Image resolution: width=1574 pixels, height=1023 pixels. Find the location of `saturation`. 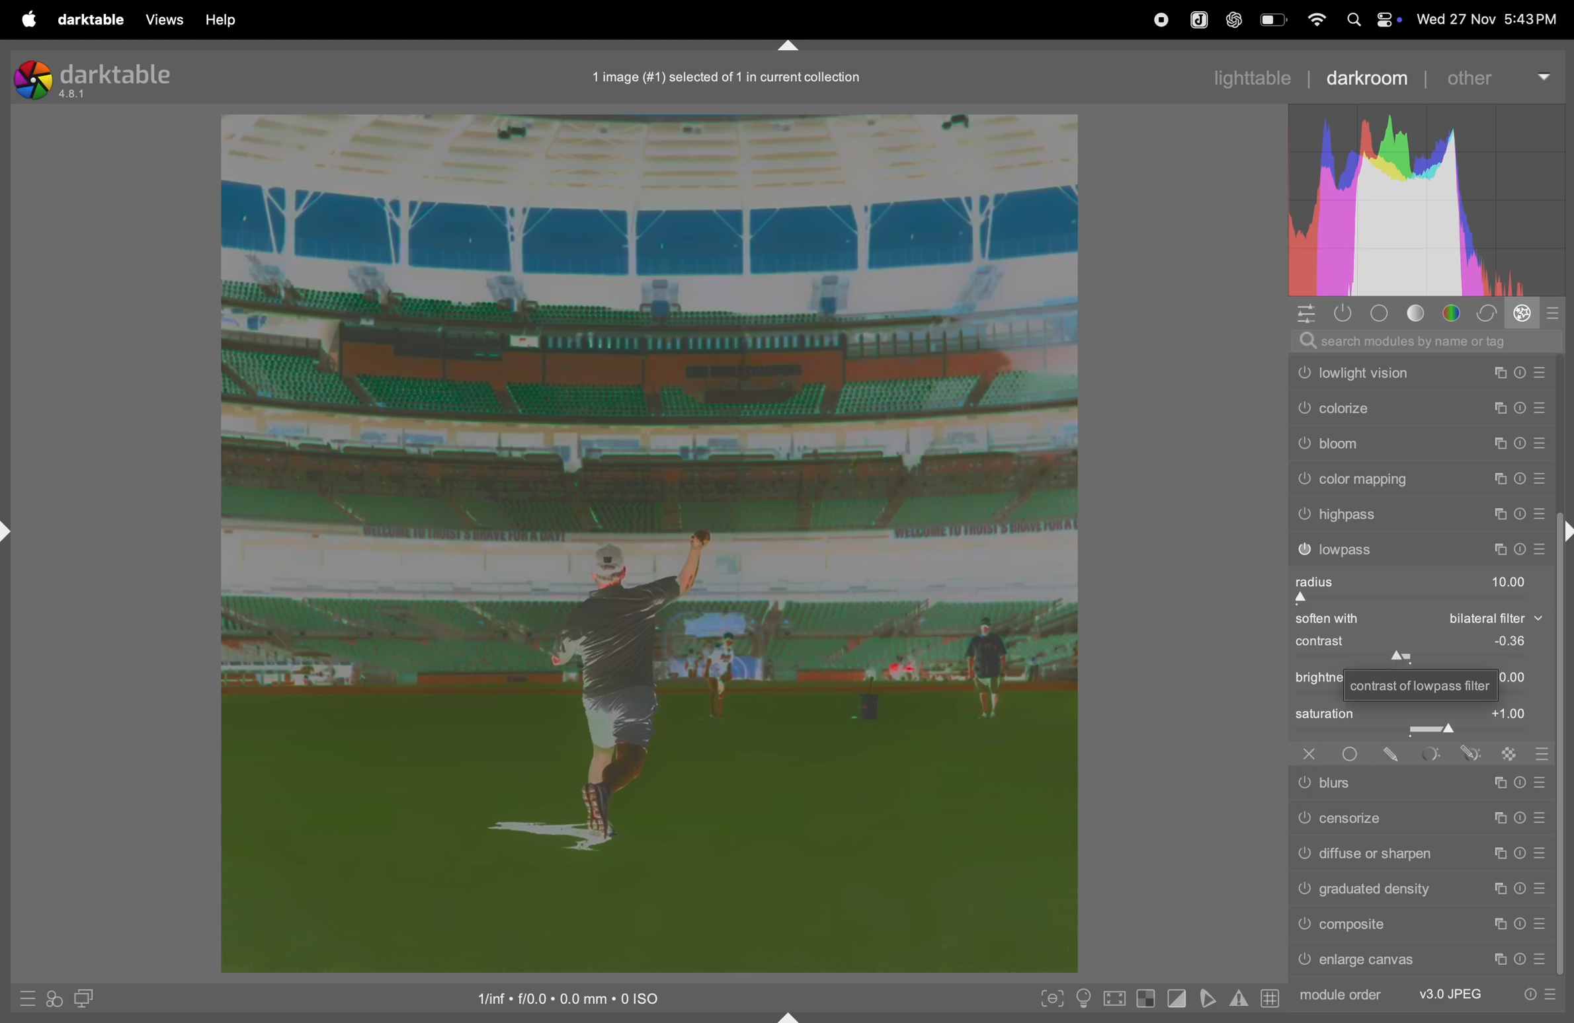

saturation is located at coordinates (1417, 721).